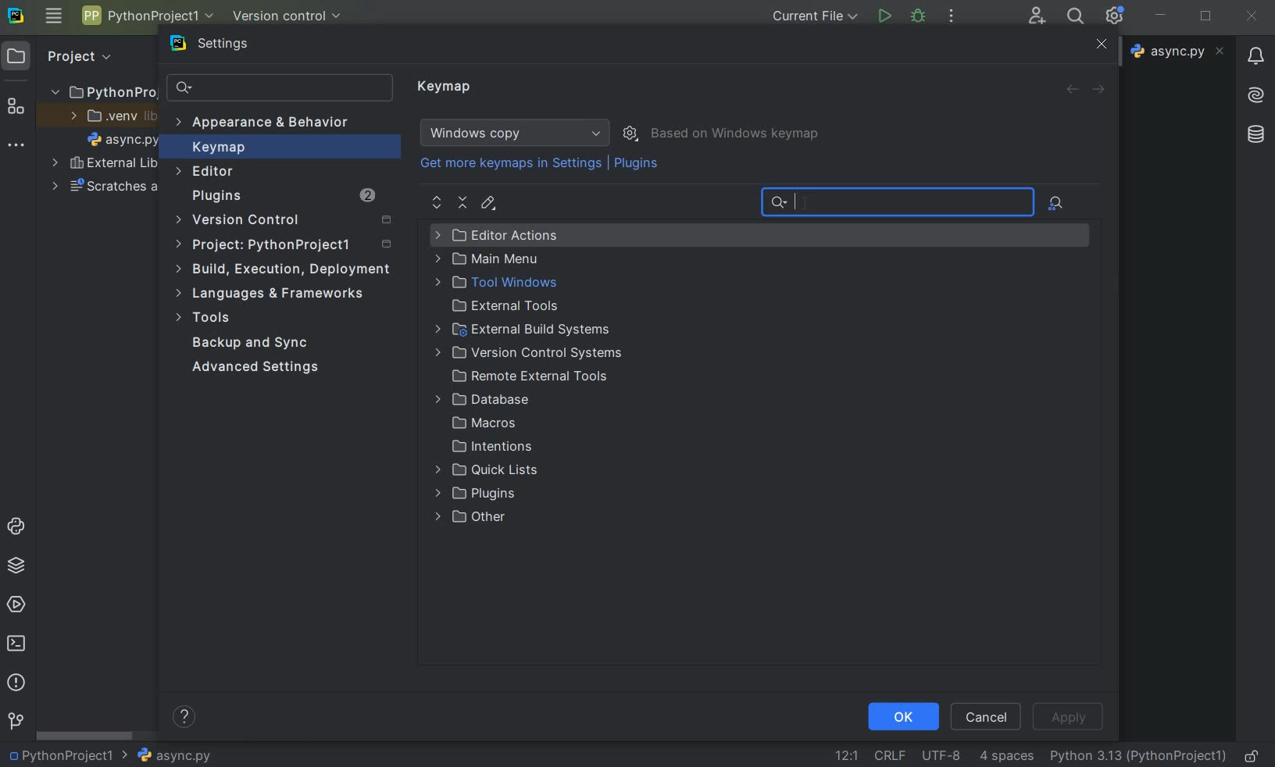 The image size is (1275, 767). What do you see at coordinates (1139, 755) in the screenshot?
I see `current interpreter` at bounding box center [1139, 755].